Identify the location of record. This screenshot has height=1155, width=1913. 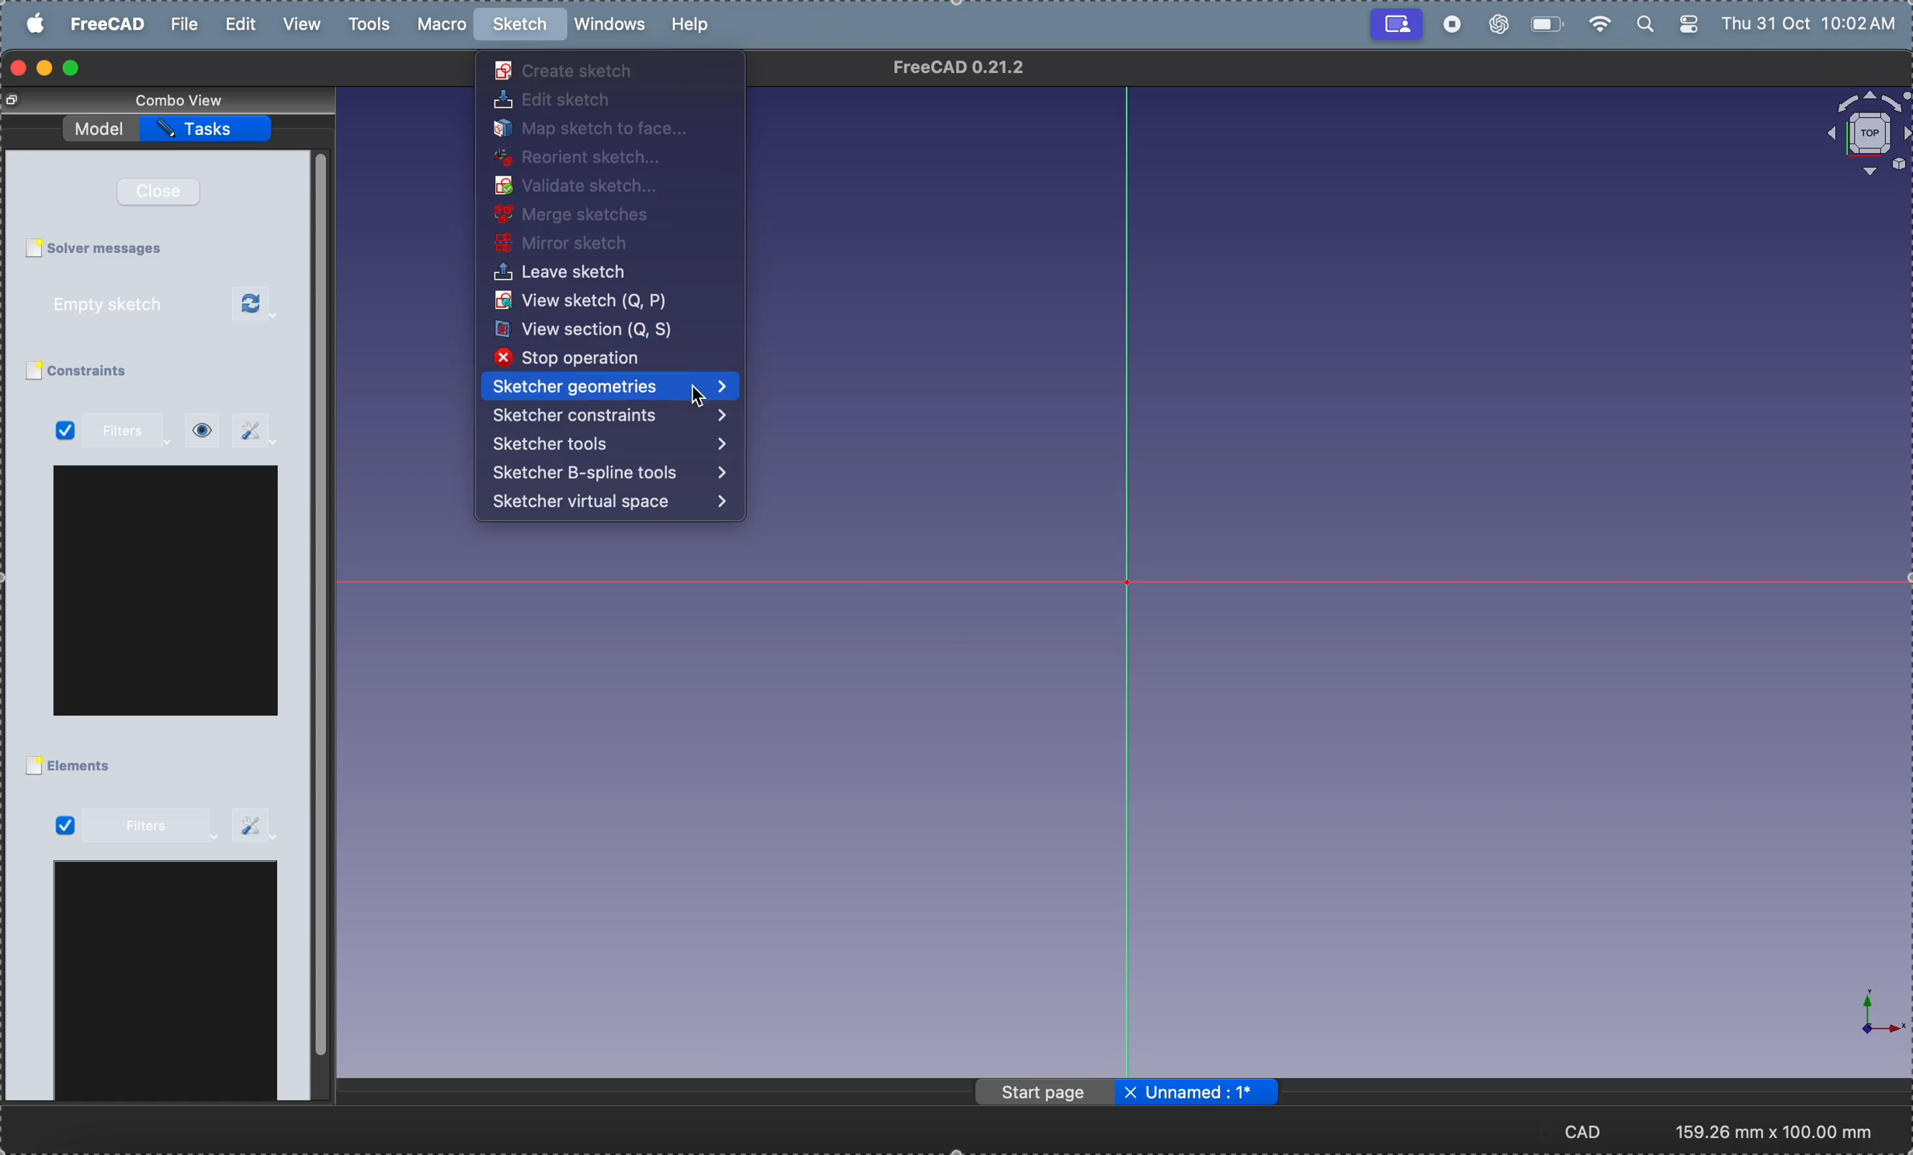
(1451, 25).